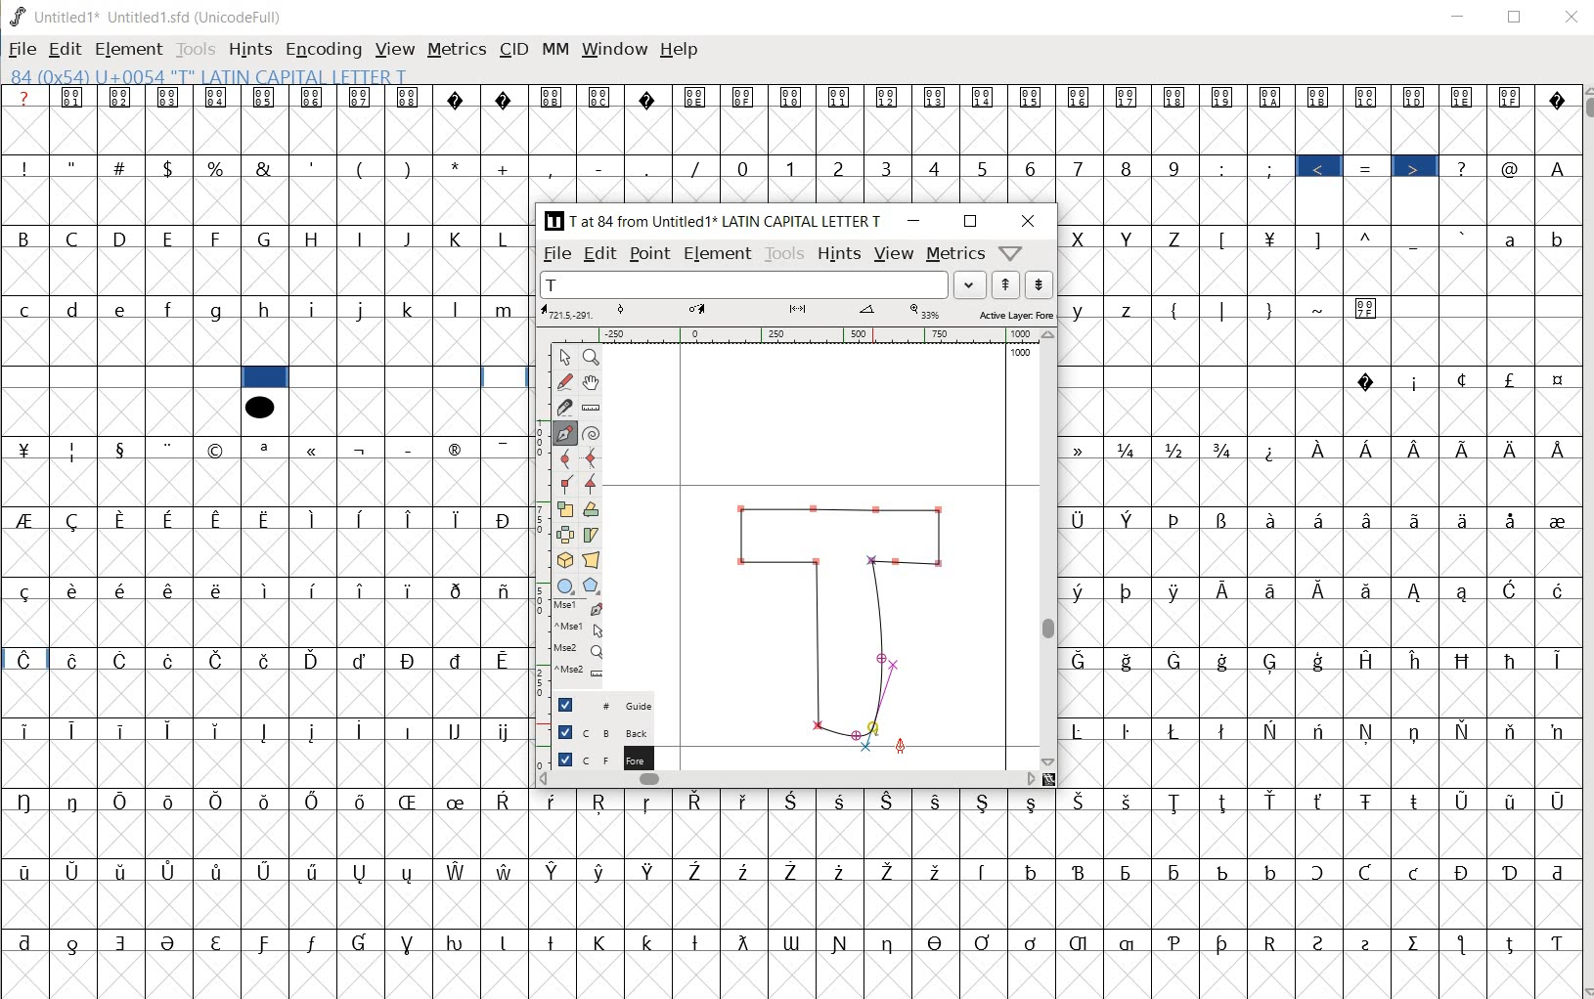 This screenshot has width=1594, height=999. I want to click on #, so click(121, 168).